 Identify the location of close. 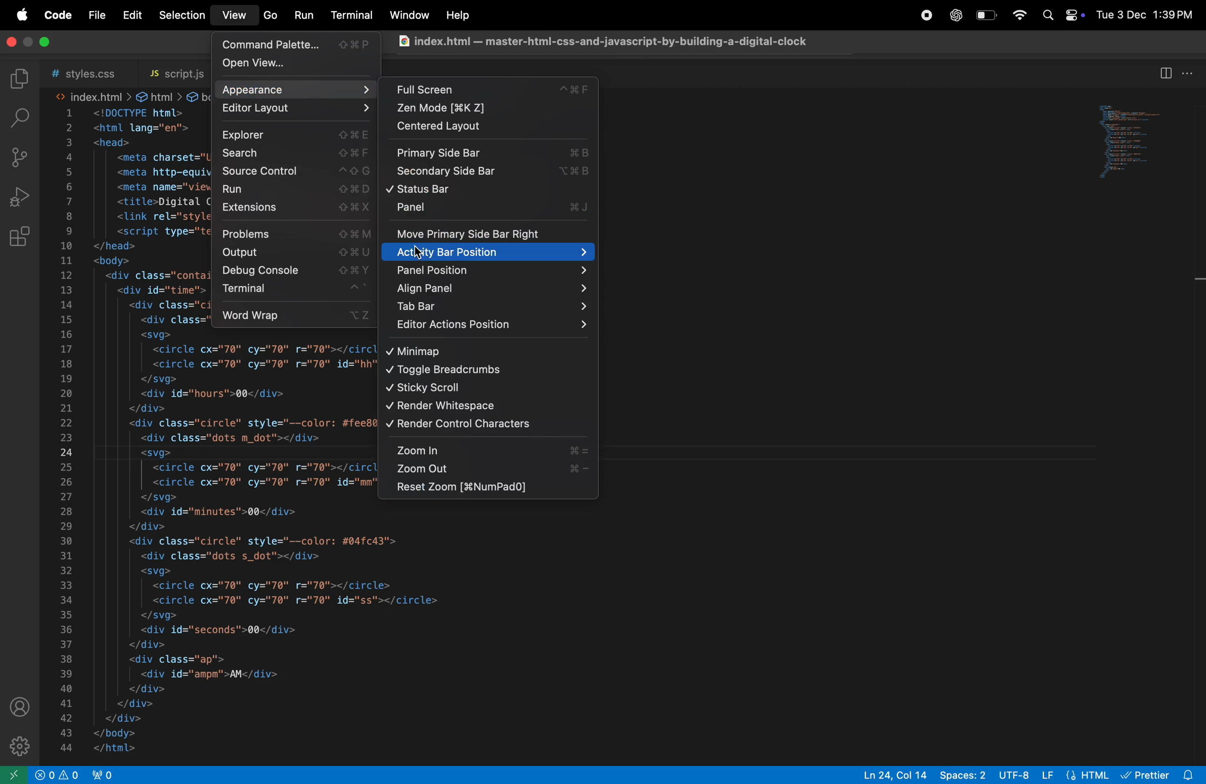
(9, 41).